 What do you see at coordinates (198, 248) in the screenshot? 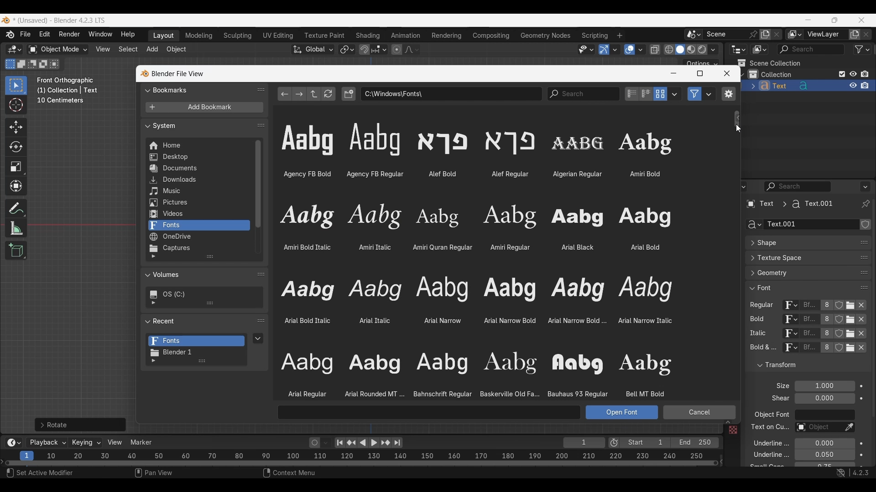
I see `Captures folder` at bounding box center [198, 248].